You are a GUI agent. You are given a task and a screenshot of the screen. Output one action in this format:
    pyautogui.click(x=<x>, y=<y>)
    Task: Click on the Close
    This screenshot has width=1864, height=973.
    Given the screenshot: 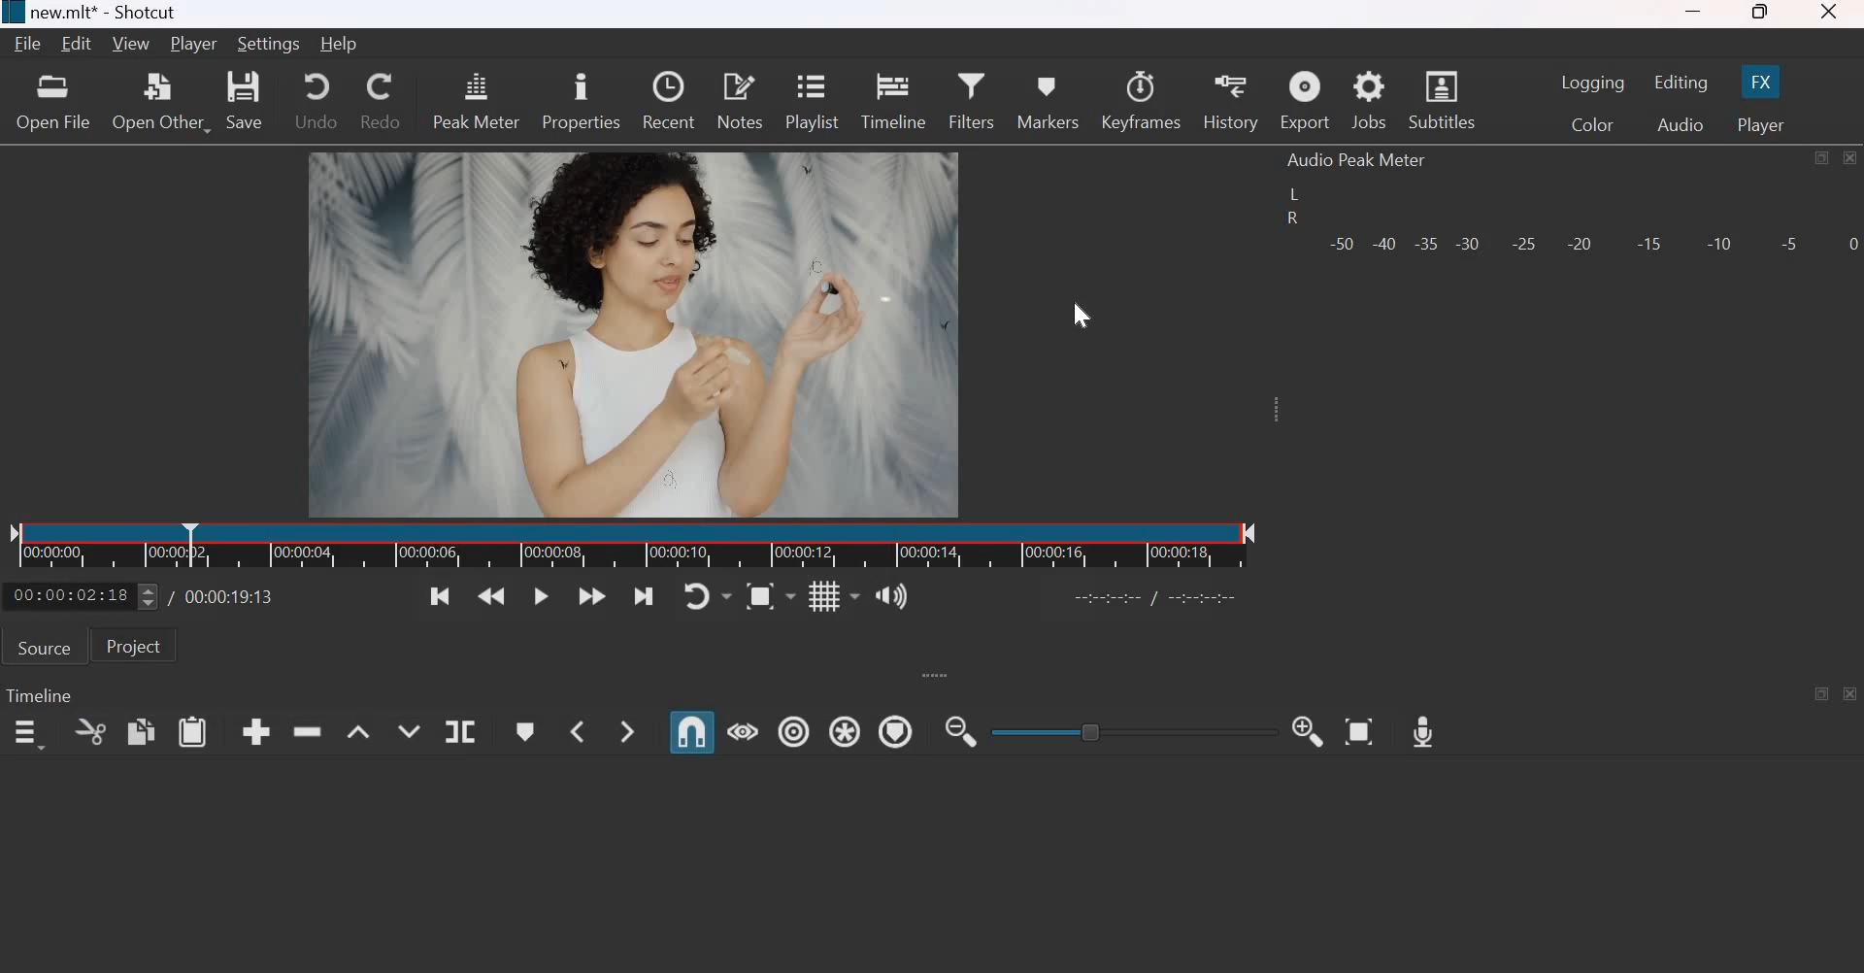 What is the action you would take?
    pyautogui.click(x=1851, y=158)
    